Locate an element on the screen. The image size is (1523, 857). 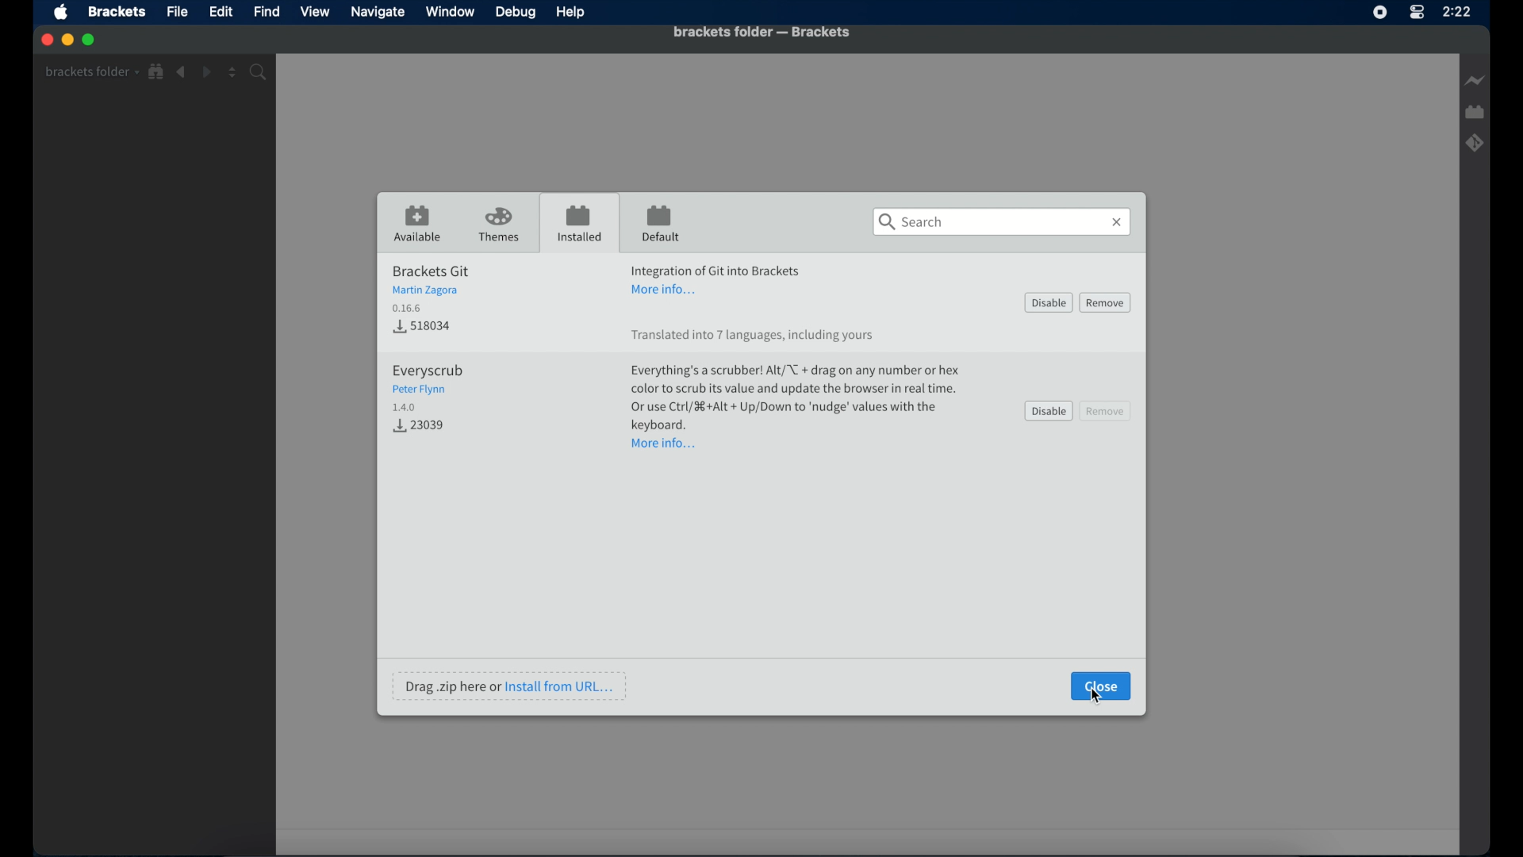
screen recorder  icon is located at coordinates (1380, 13).